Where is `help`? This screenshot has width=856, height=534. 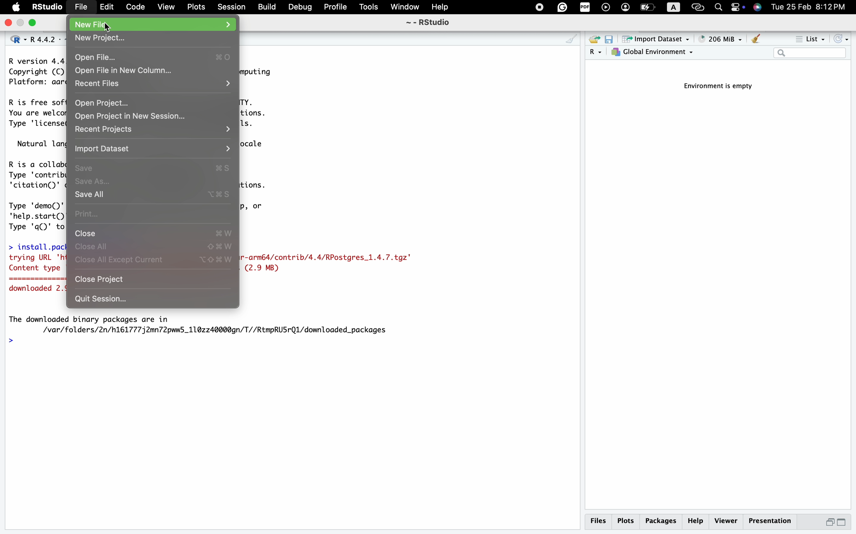
help is located at coordinates (695, 522).